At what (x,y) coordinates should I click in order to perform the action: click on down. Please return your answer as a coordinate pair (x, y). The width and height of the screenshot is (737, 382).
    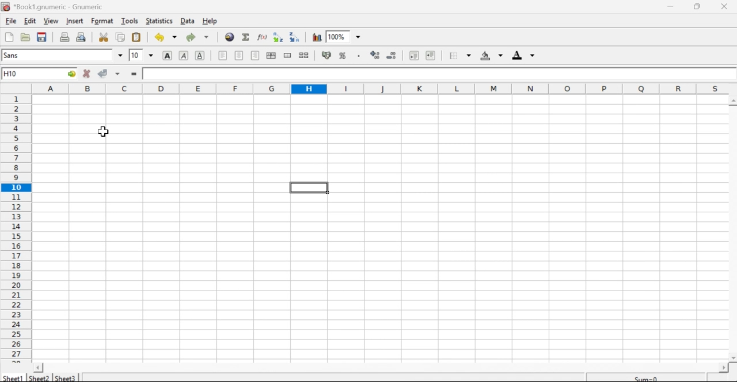
    Looking at the image, I should click on (152, 55).